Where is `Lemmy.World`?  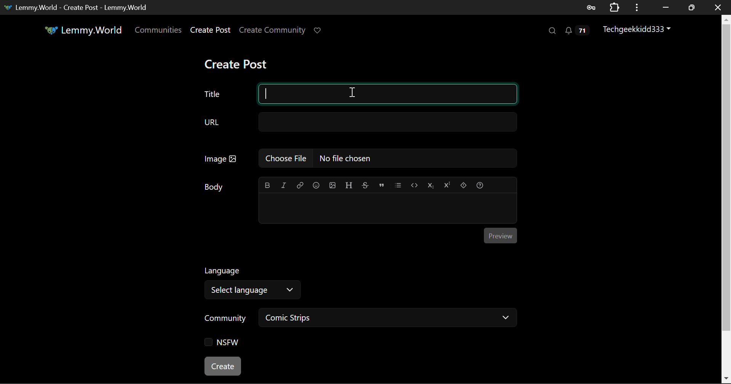 Lemmy.World is located at coordinates (82, 30).